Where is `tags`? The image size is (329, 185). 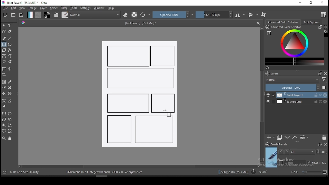
tags is located at coordinates (302, 152).